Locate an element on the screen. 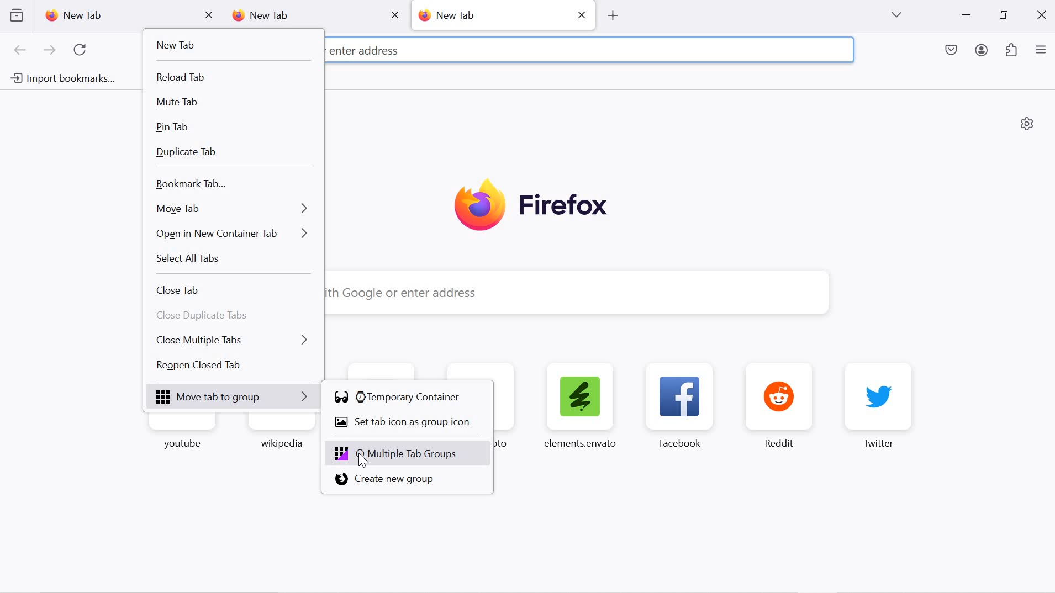 The height and width of the screenshot is (593, 1055). application menu is located at coordinates (1041, 51).